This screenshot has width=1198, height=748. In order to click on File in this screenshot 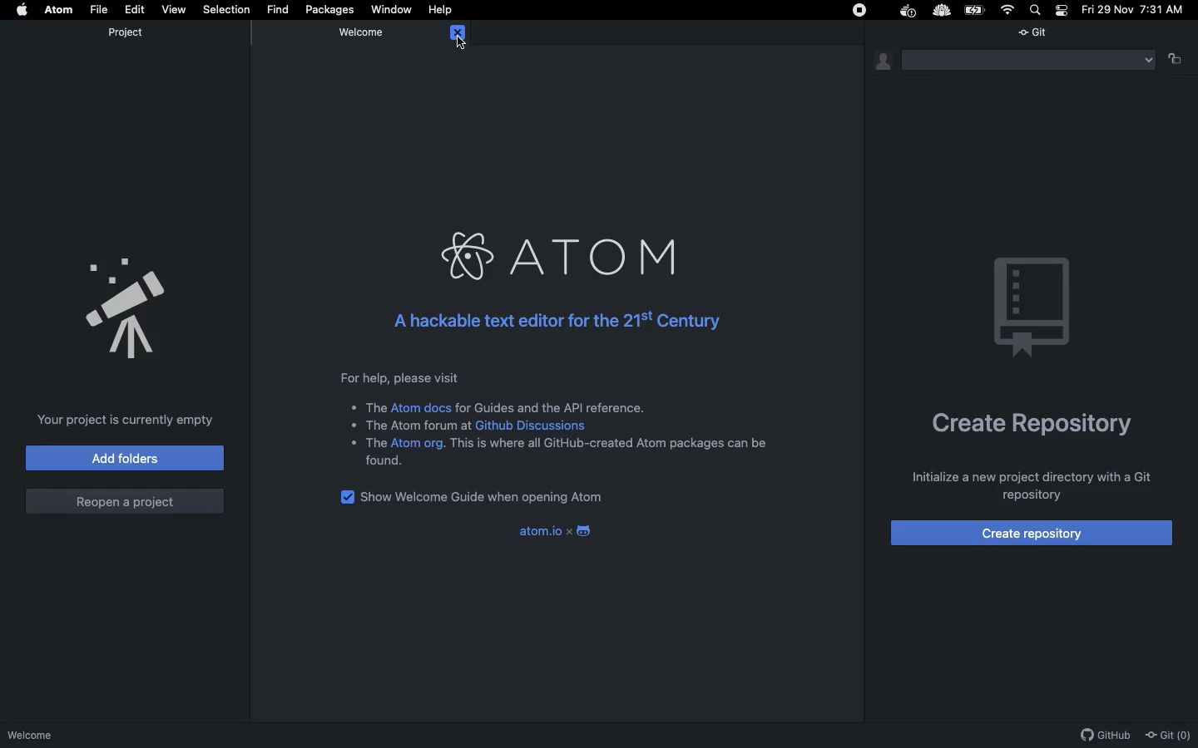, I will do `click(101, 10)`.